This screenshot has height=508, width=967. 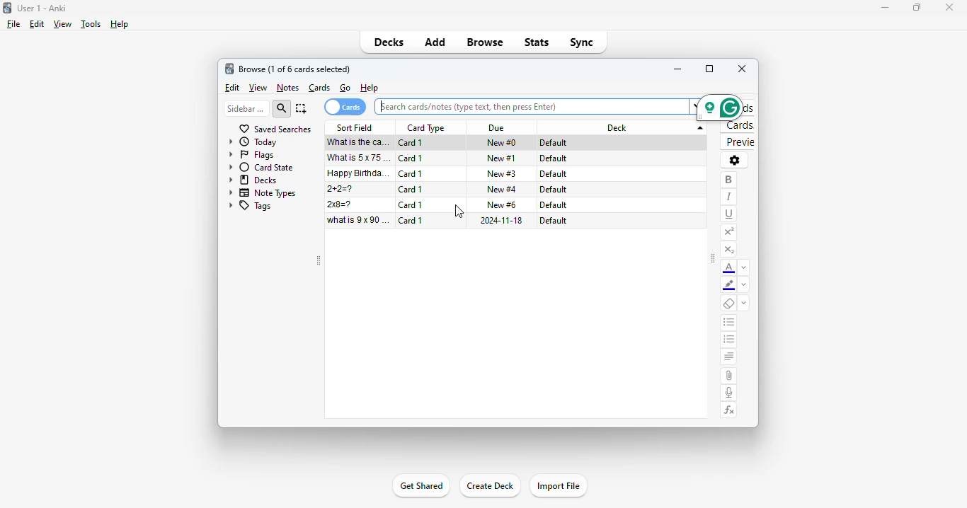 I want to click on italic, so click(x=728, y=197).